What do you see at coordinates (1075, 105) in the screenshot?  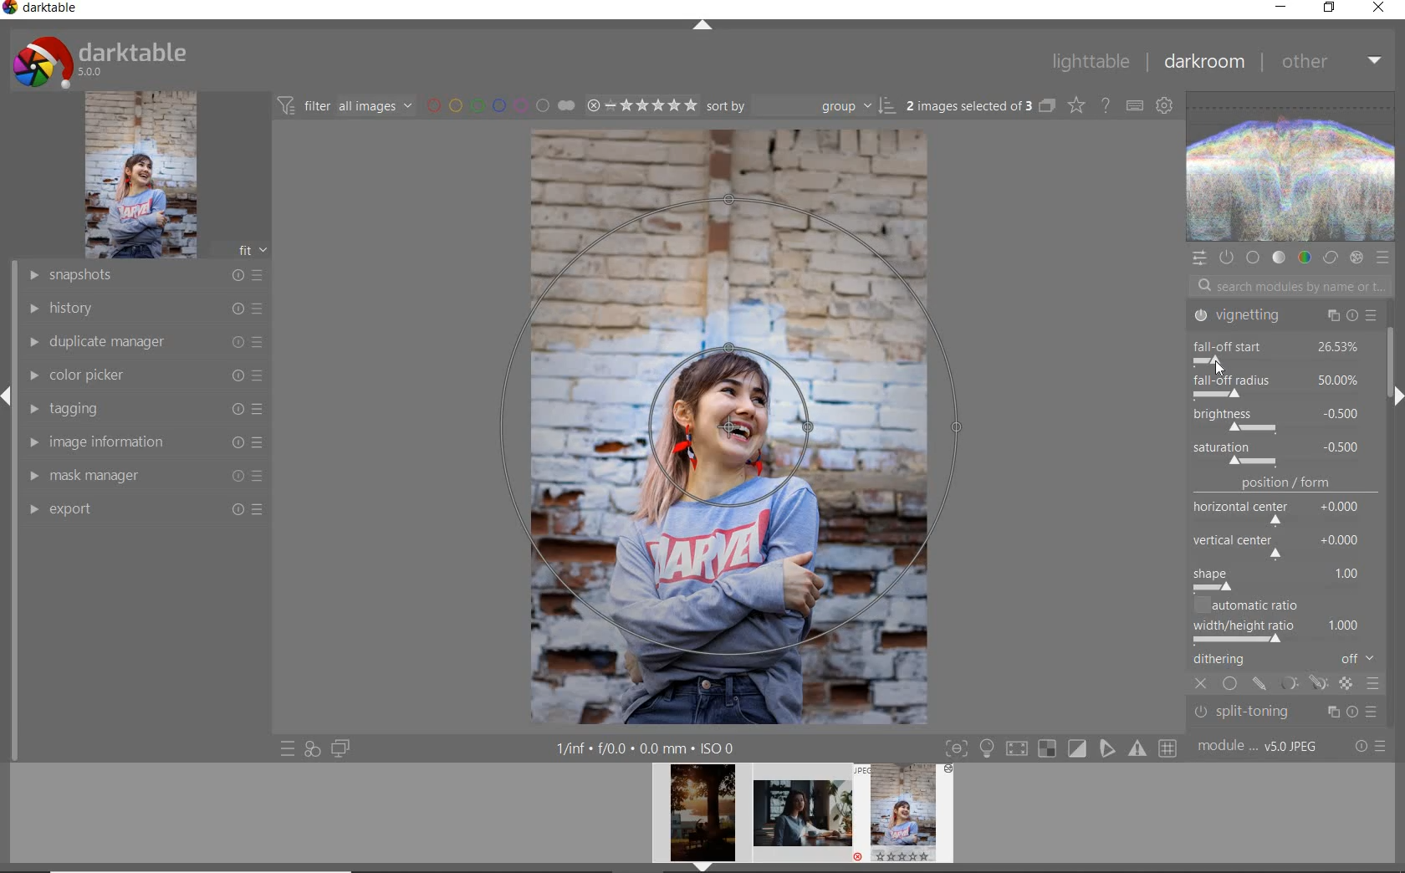 I see `CHANGE TYPE OF OVERLAYS` at bounding box center [1075, 105].